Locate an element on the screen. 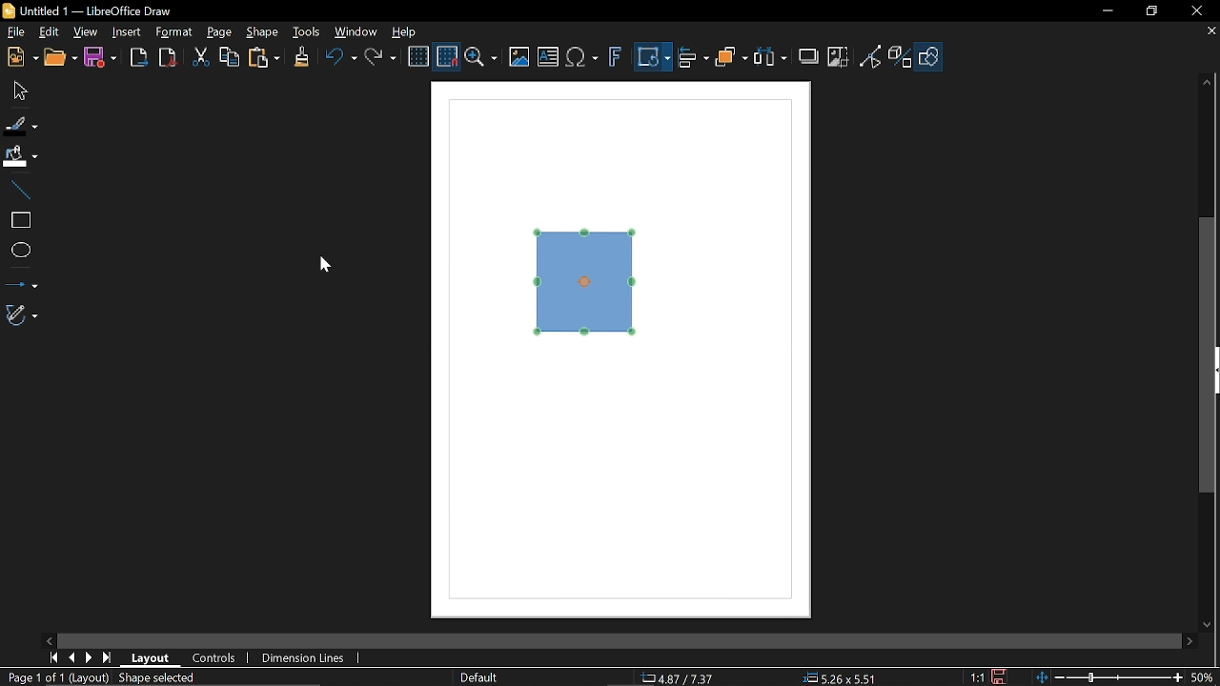 The width and height of the screenshot is (1220, 686). Page 1 of 1 (Layout) is located at coordinates (56, 677).